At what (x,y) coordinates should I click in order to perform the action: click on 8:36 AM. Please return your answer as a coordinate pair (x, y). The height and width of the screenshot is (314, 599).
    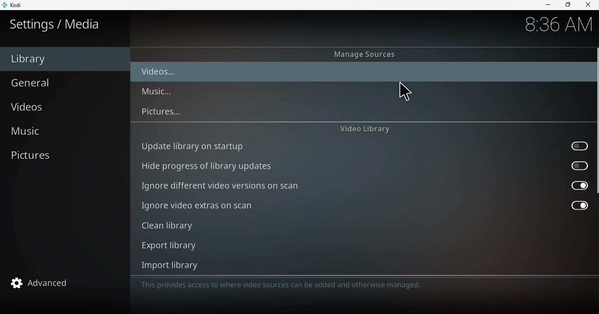
    Looking at the image, I should click on (556, 25).